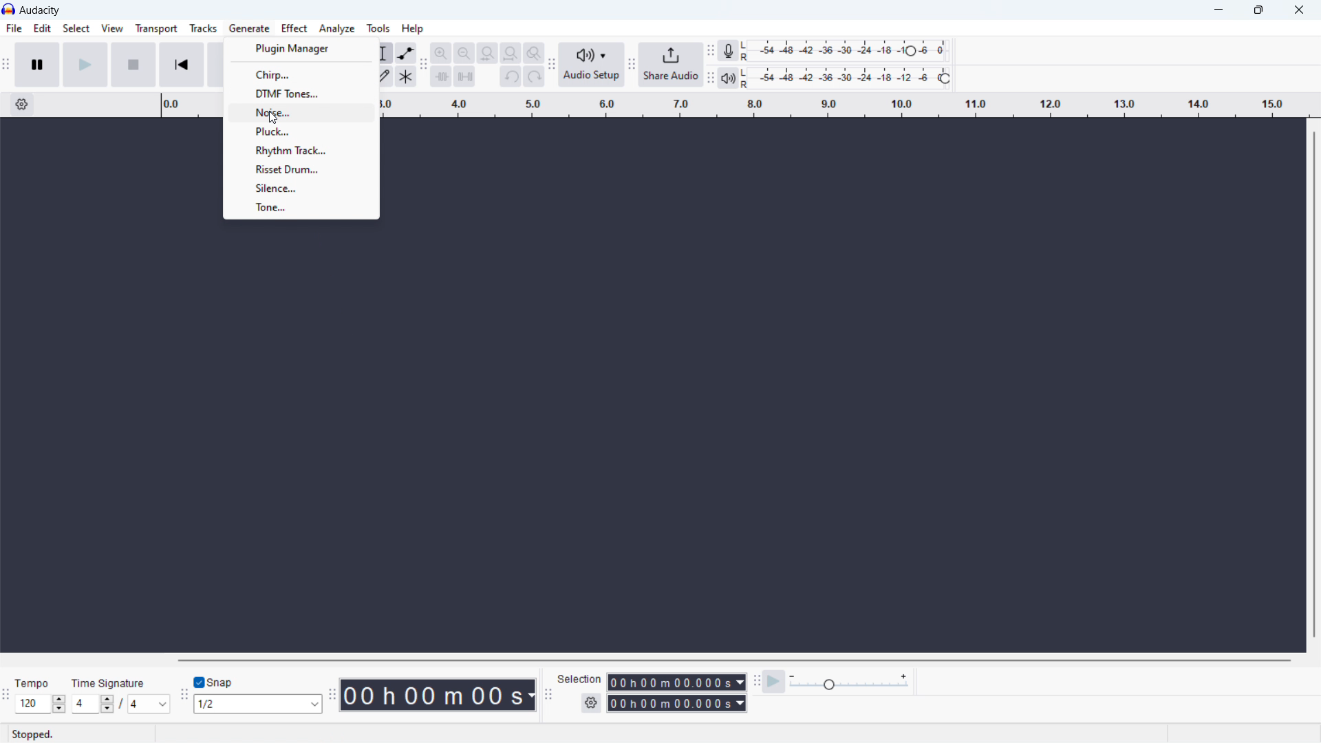  What do you see at coordinates (1303, 10) in the screenshot?
I see `close Audacity` at bounding box center [1303, 10].